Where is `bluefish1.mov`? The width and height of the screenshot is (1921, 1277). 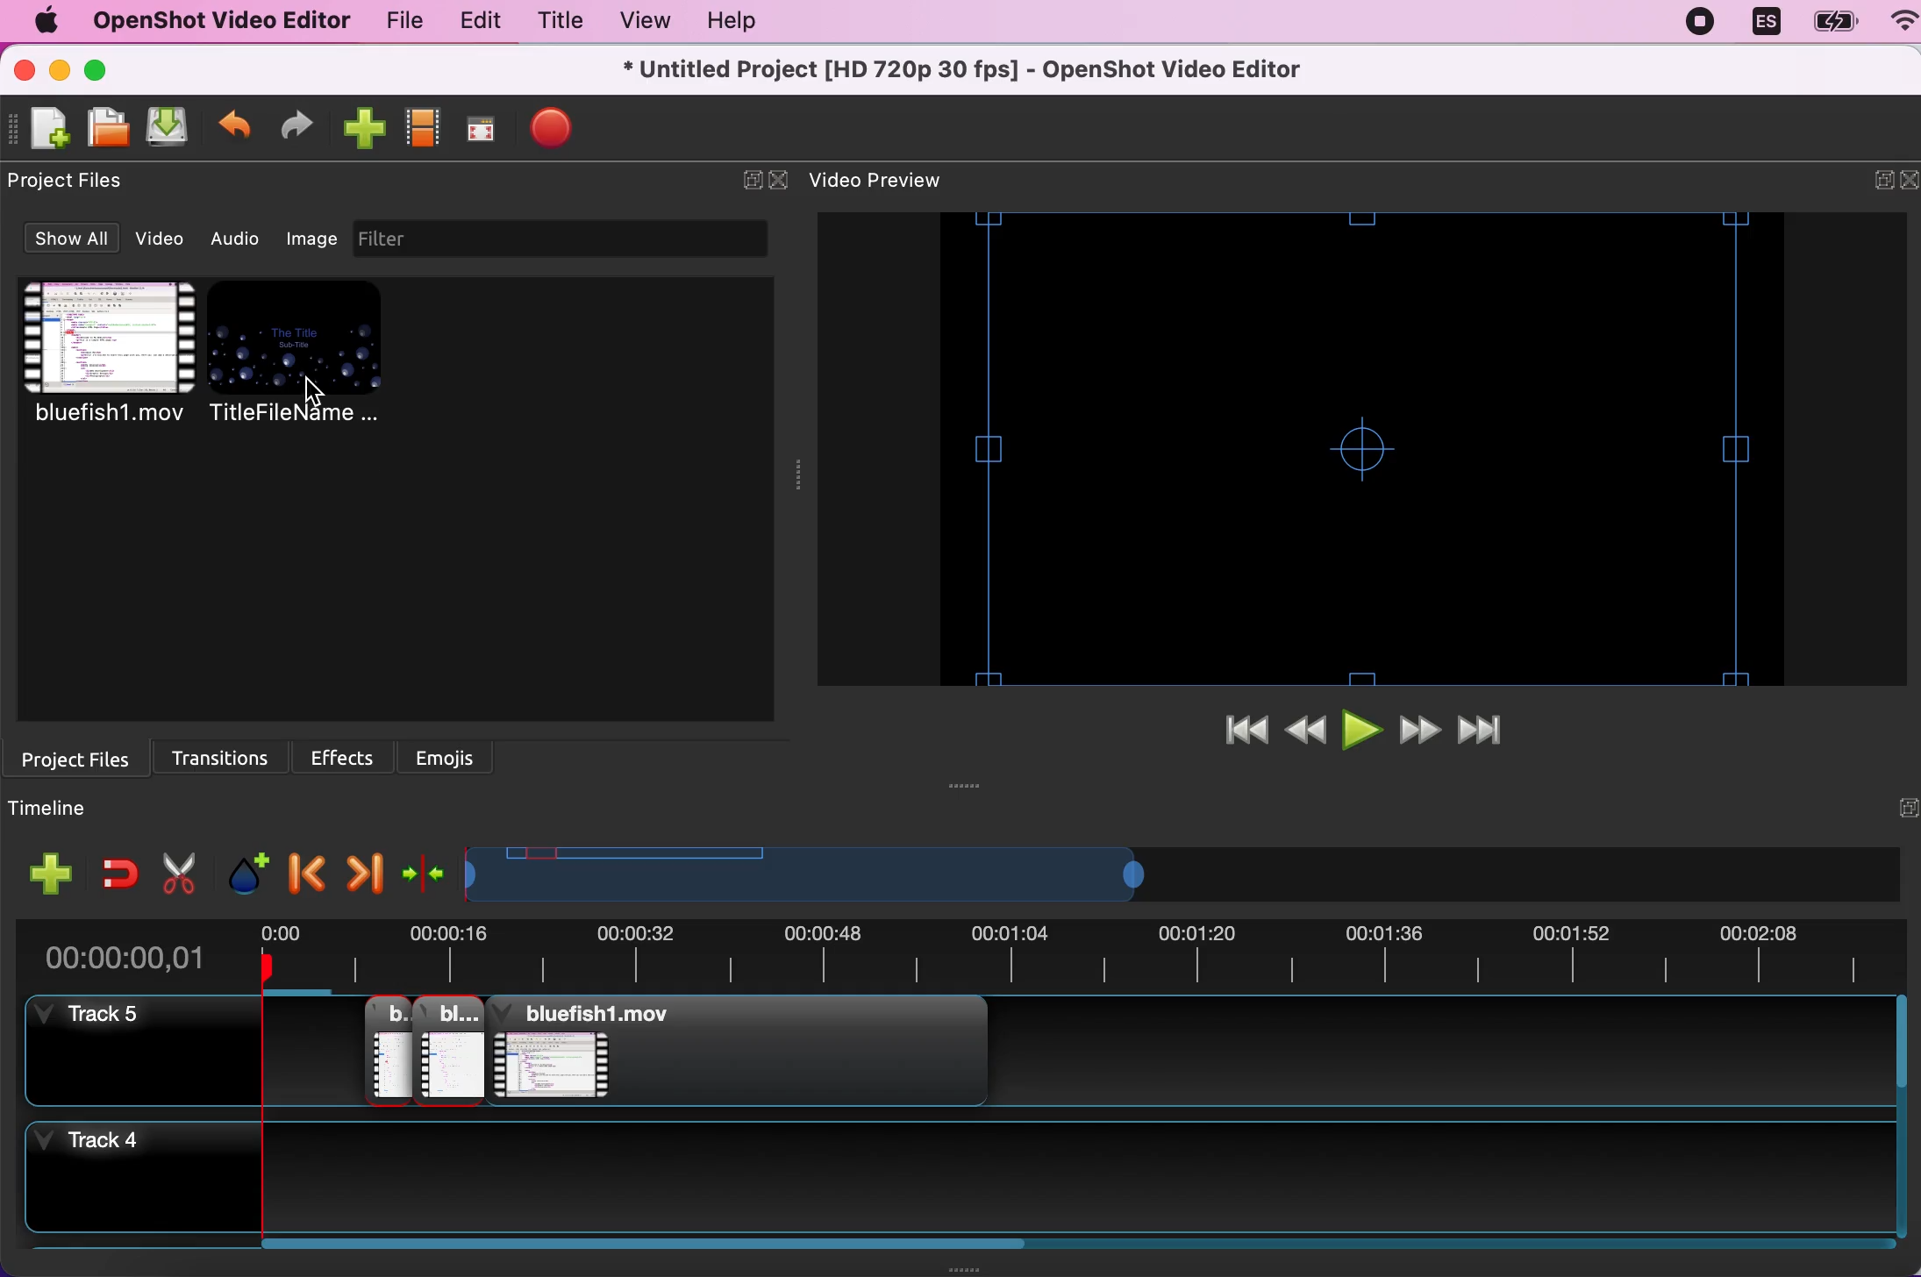
bluefish1.mov is located at coordinates (104, 354).